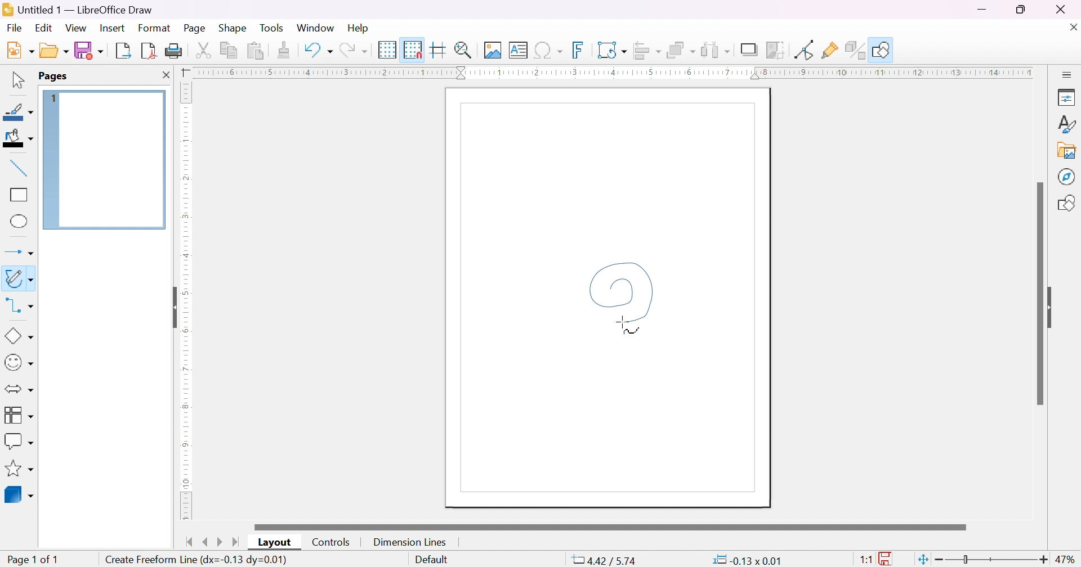 This screenshot has width=1081, height=567. I want to click on print, so click(175, 51).